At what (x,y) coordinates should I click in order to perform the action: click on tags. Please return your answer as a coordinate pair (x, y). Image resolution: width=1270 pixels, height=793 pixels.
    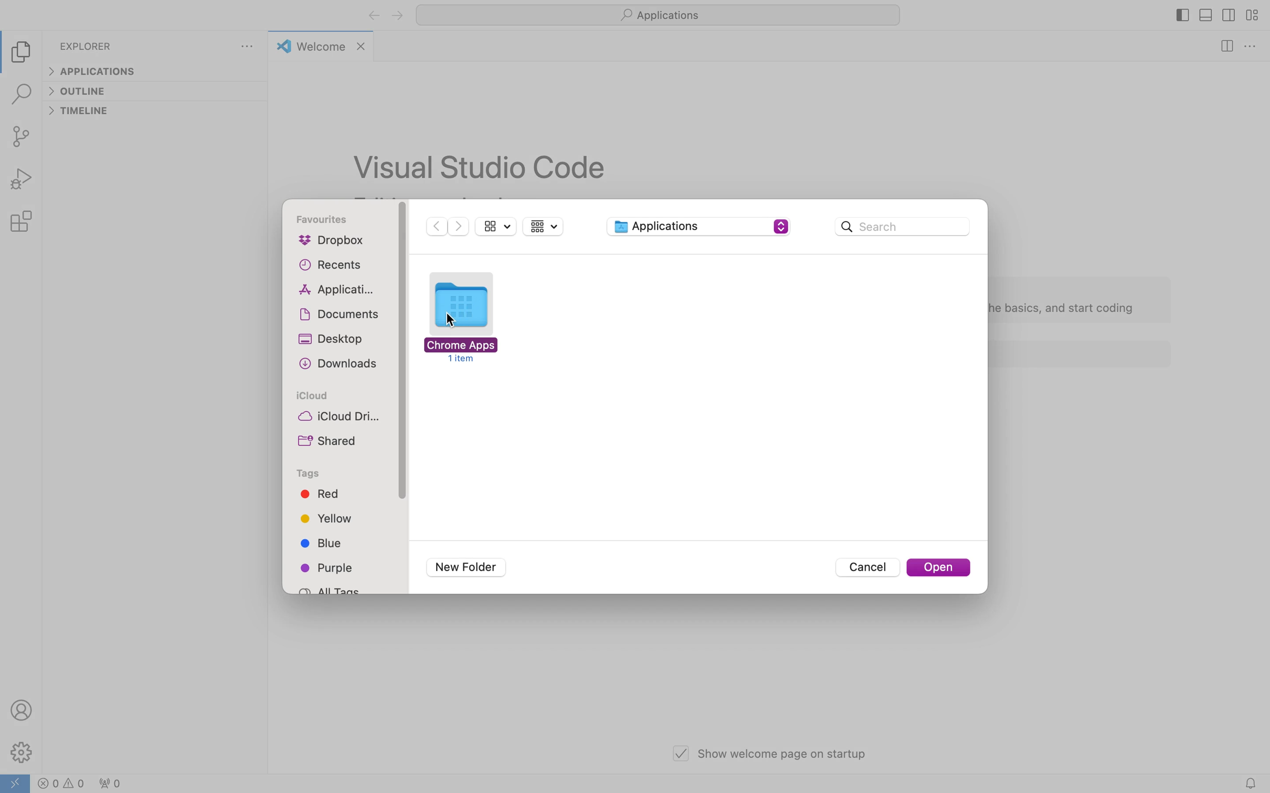
    Looking at the image, I should click on (311, 475).